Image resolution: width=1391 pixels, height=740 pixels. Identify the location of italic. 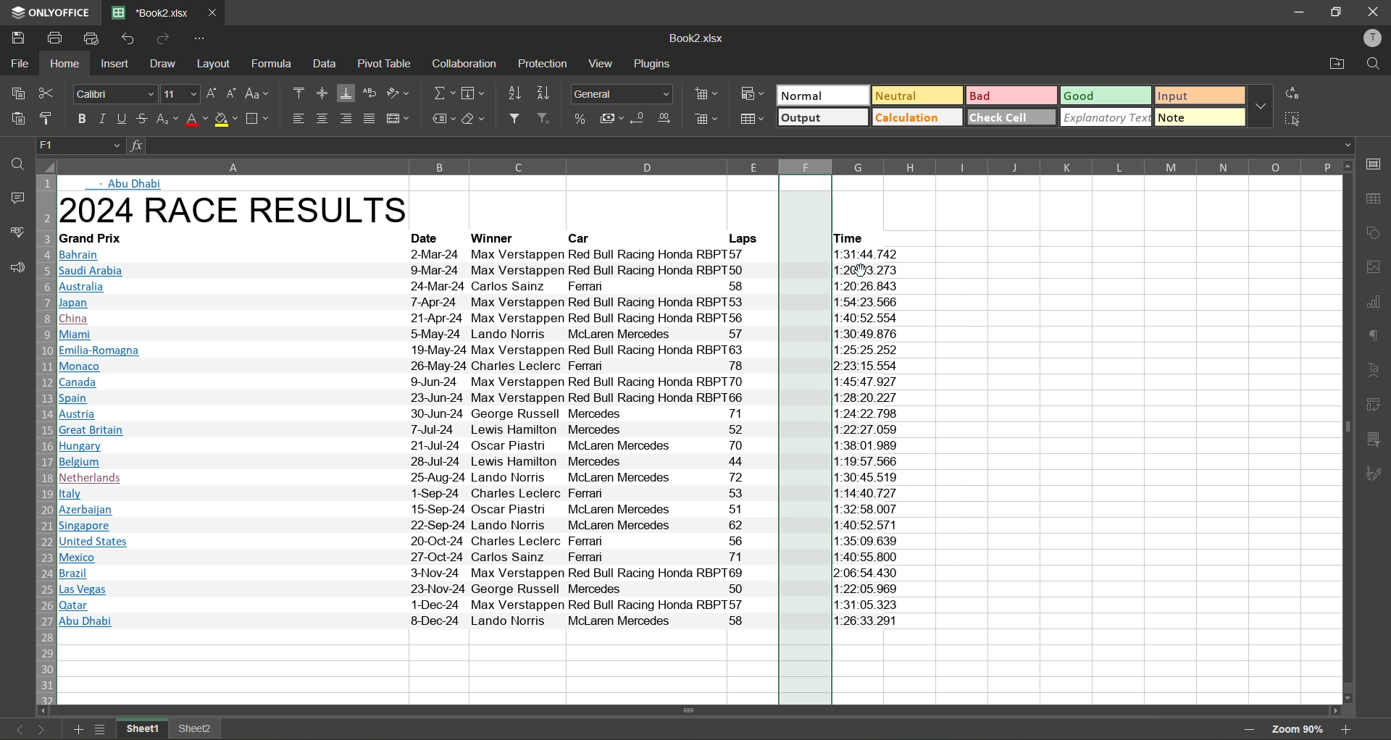
(104, 117).